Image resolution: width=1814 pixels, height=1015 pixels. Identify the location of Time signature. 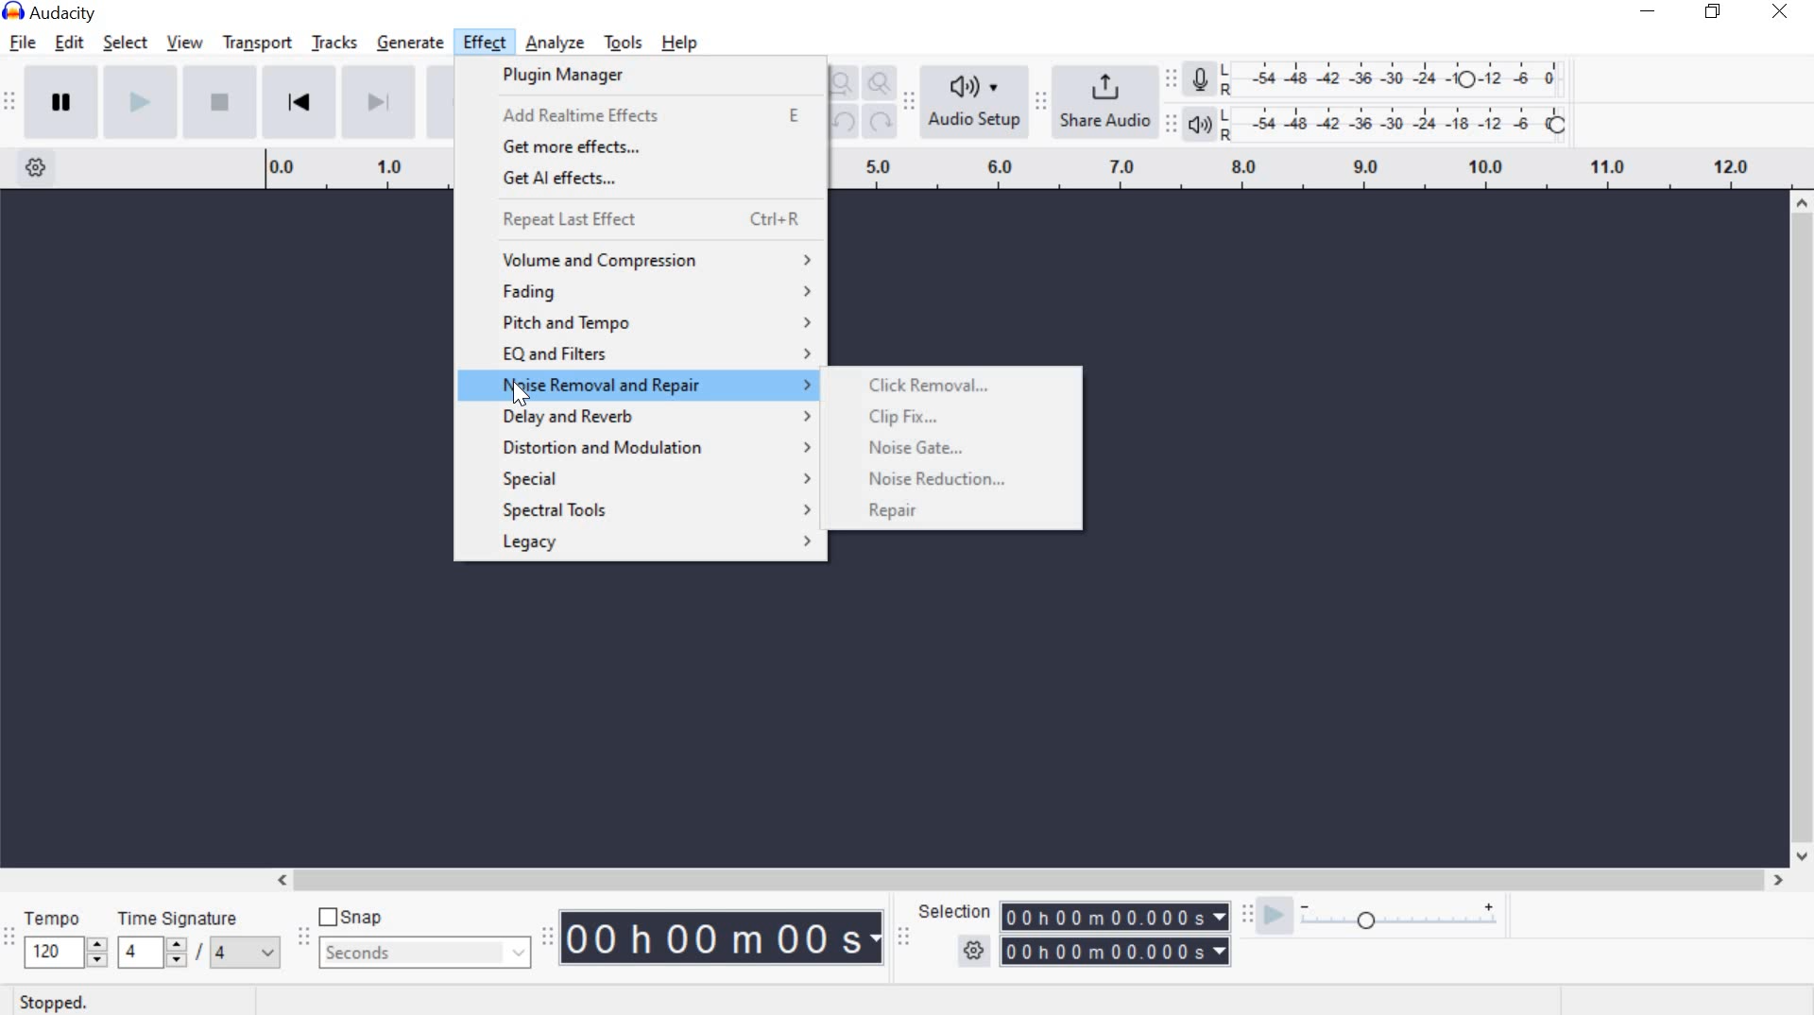
(197, 943).